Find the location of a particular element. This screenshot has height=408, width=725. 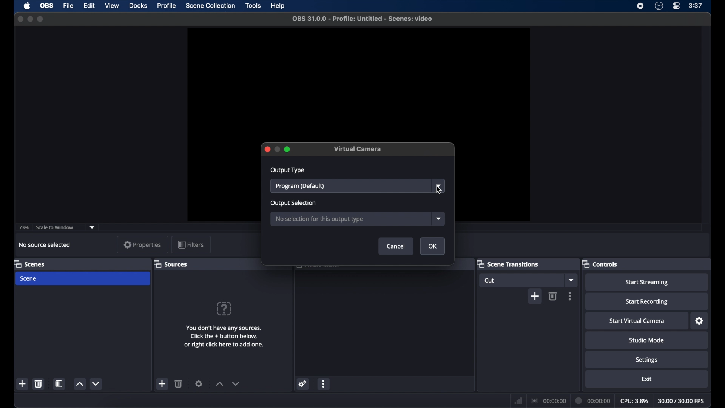

dropdown is located at coordinates (93, 227).